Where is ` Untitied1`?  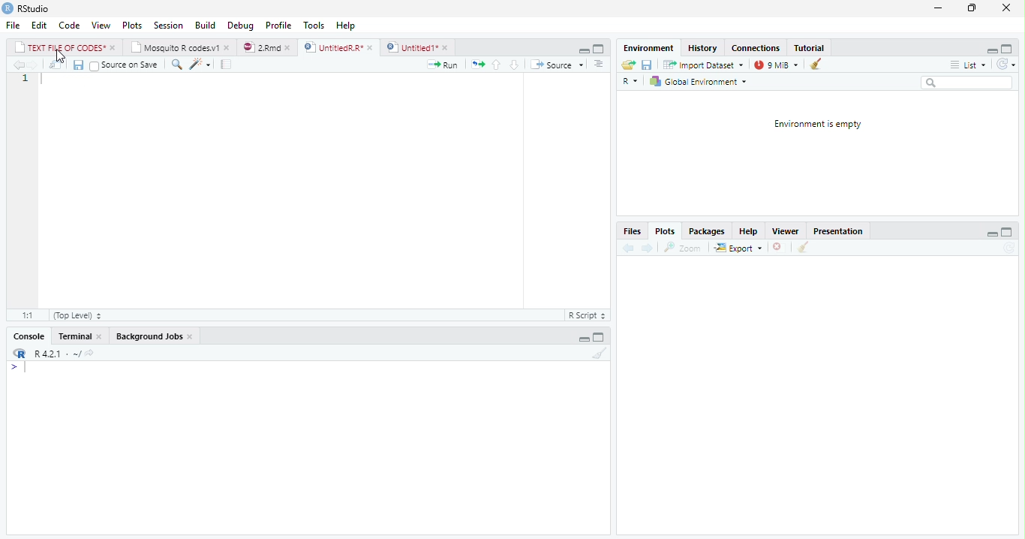  Untitied1 is located at coordinates (418, 47).